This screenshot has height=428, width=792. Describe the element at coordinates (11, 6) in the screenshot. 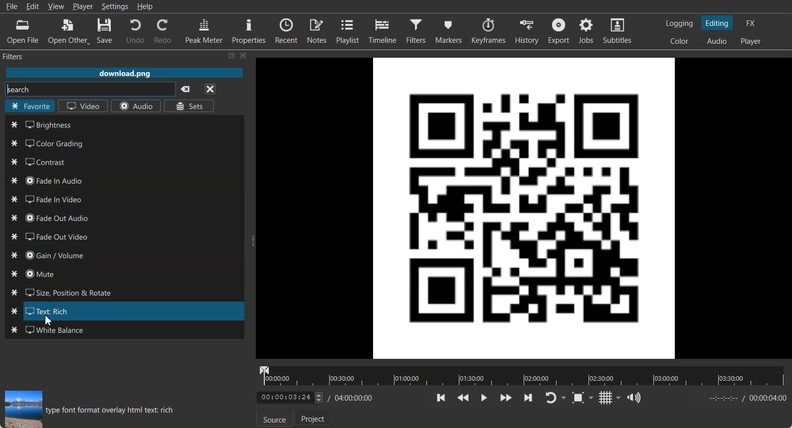

I see `File` at that location.